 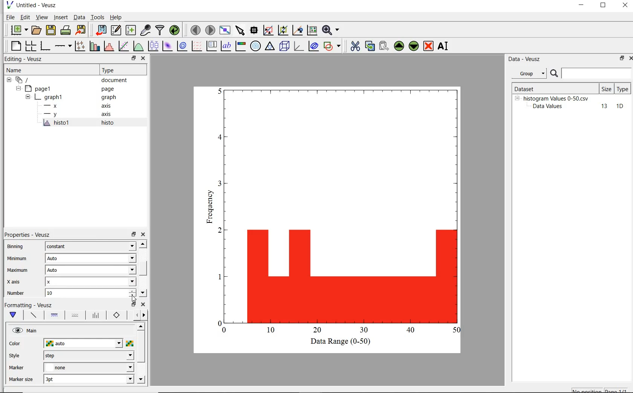 What do you see at coordinates (63, 45) in the screenshot?
I see `add axis on the plot` at bounding box center [63, 45].